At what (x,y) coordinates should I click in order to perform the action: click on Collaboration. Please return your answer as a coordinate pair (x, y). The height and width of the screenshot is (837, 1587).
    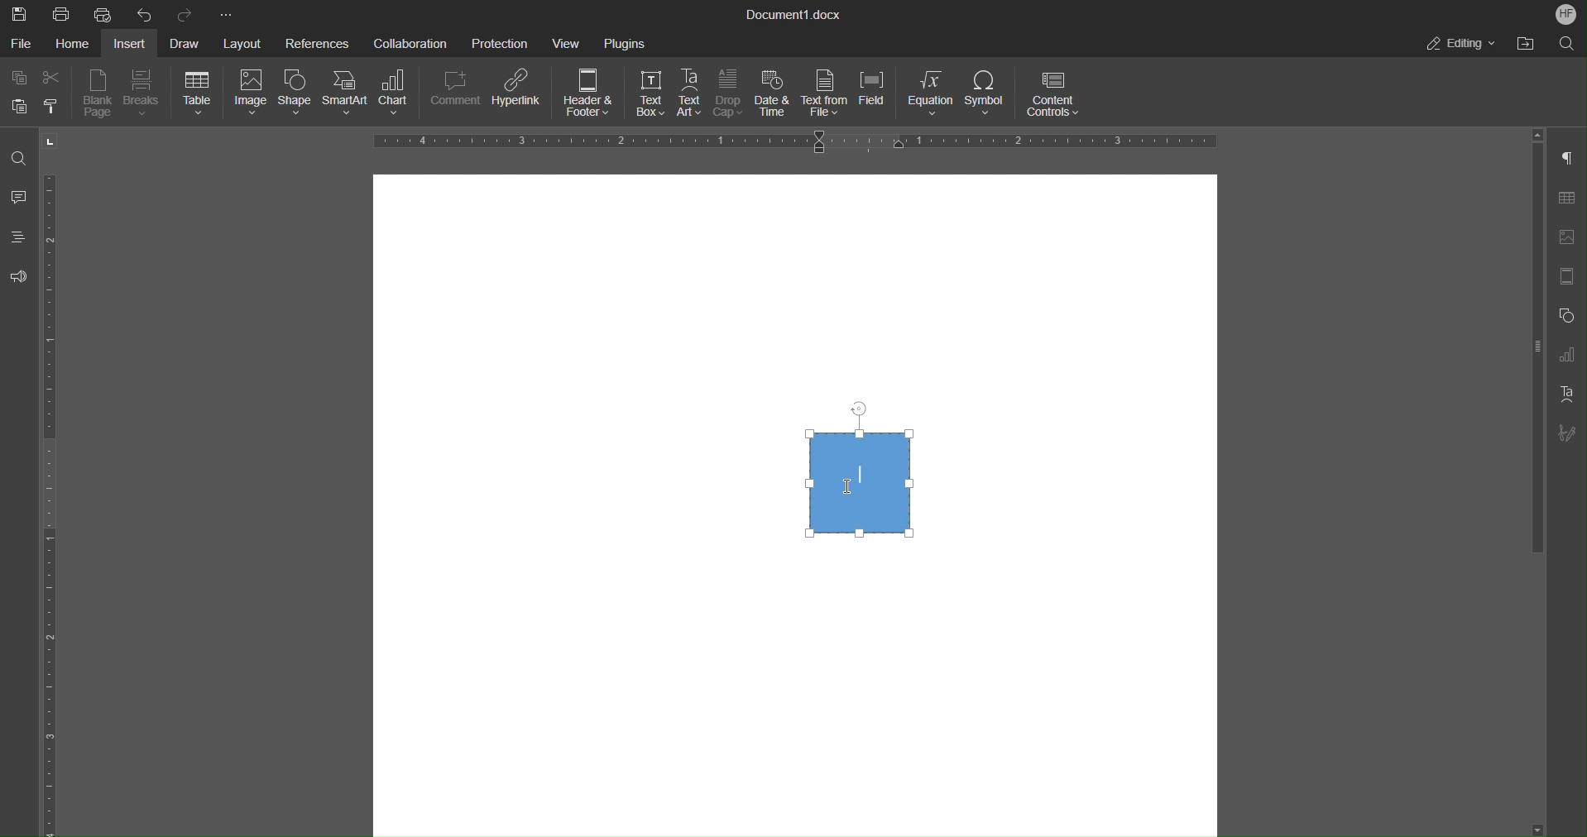
    Looking at the image, I should click on (409, 43).